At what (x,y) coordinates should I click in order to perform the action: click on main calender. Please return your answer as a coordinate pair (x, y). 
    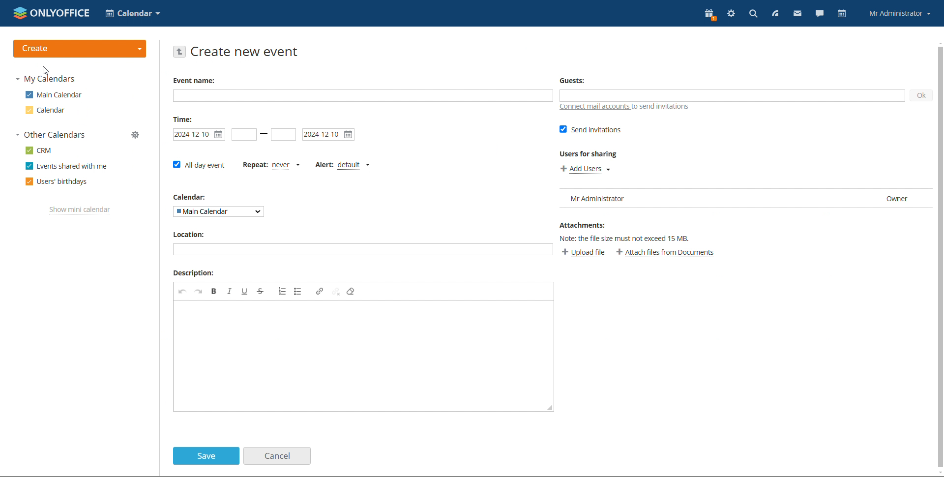
    Looking at the image, I should click on (52, 96).